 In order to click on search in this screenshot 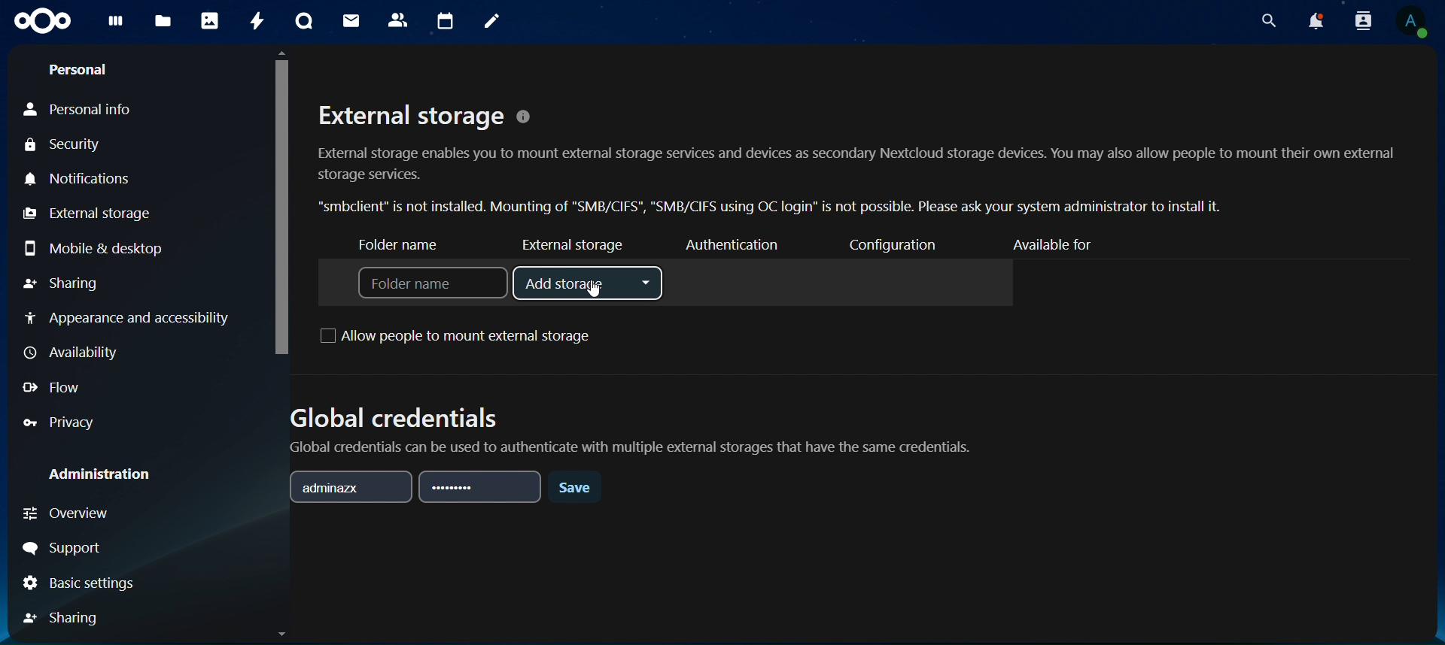, I will do `click(1267, 21)`.